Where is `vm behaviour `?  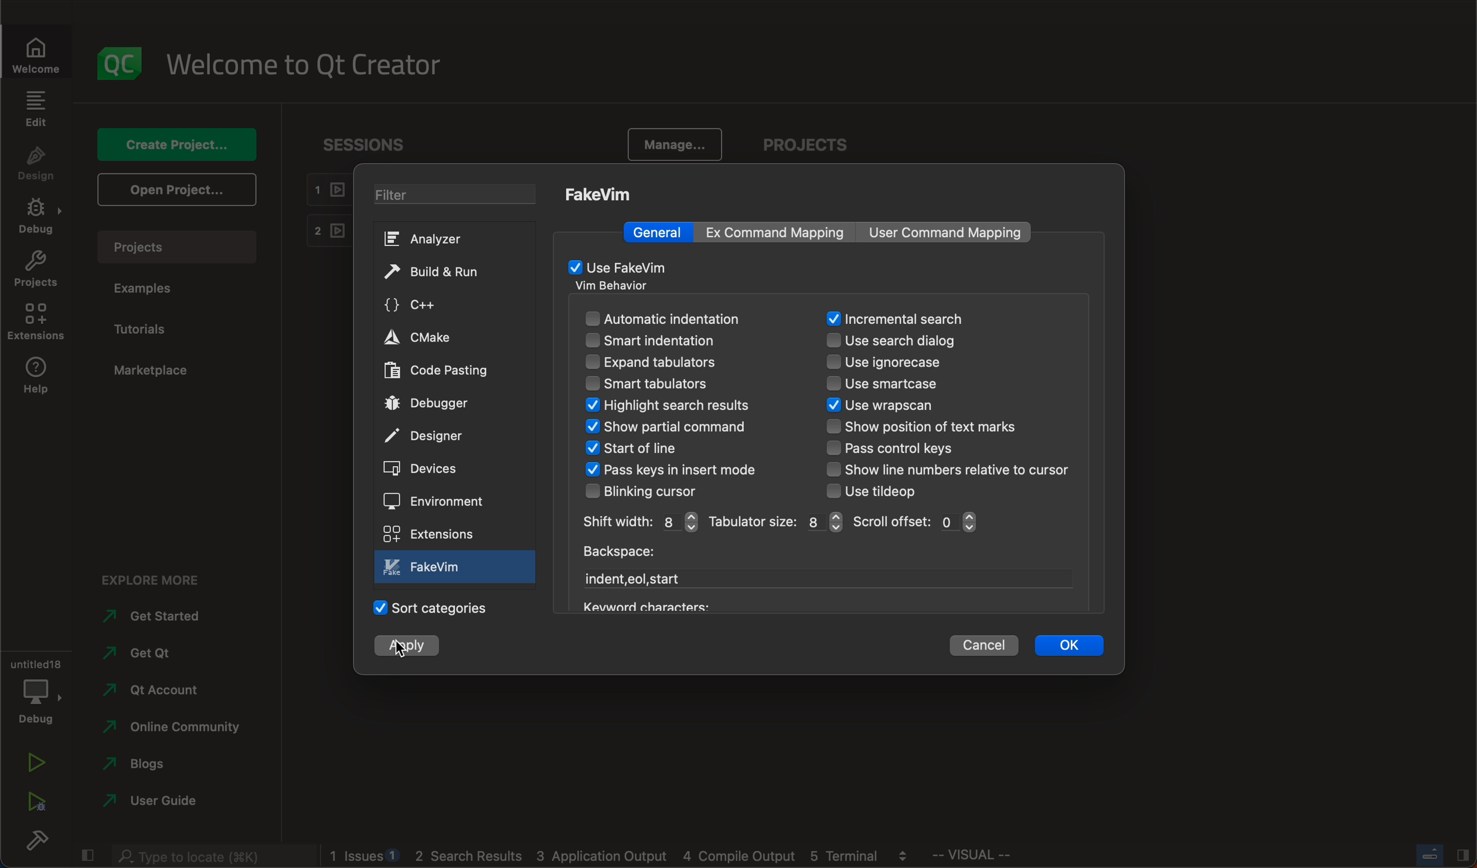 vm behaviour  is located at coordinates (618, 287).